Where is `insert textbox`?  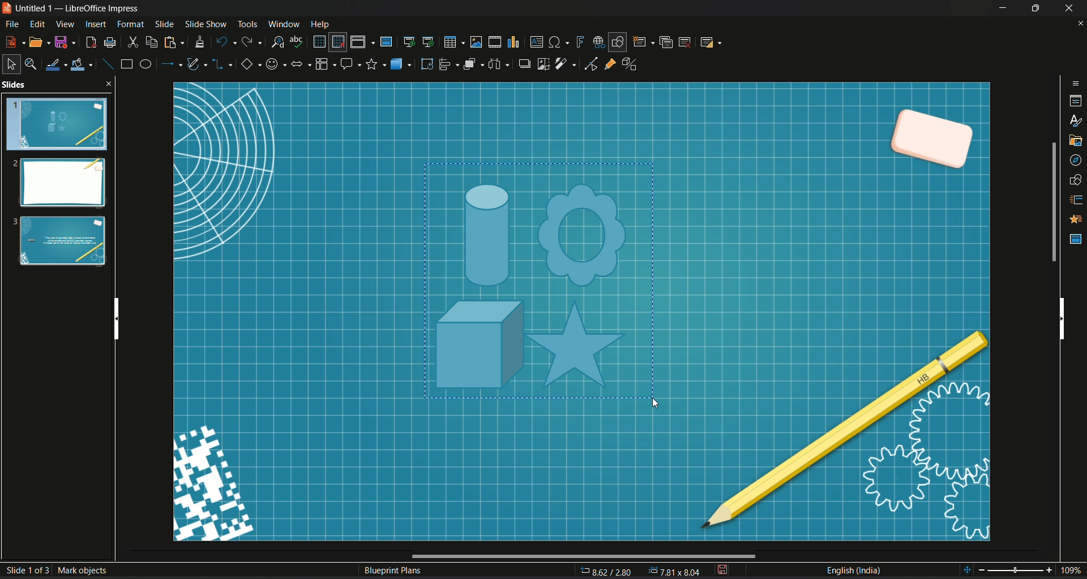 insert textbox is located at coordinates (536, 41).